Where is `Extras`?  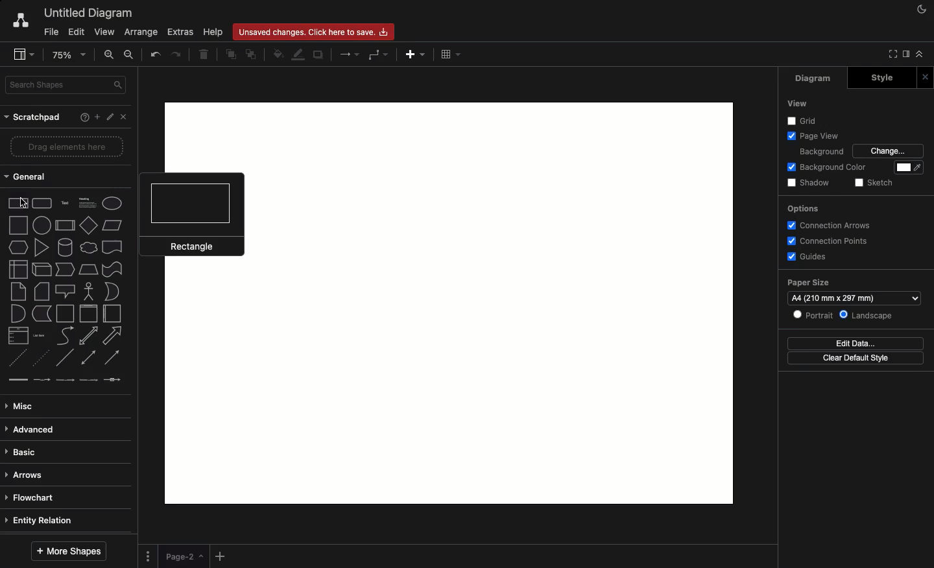 Extras is located at coordinates (179, 32).